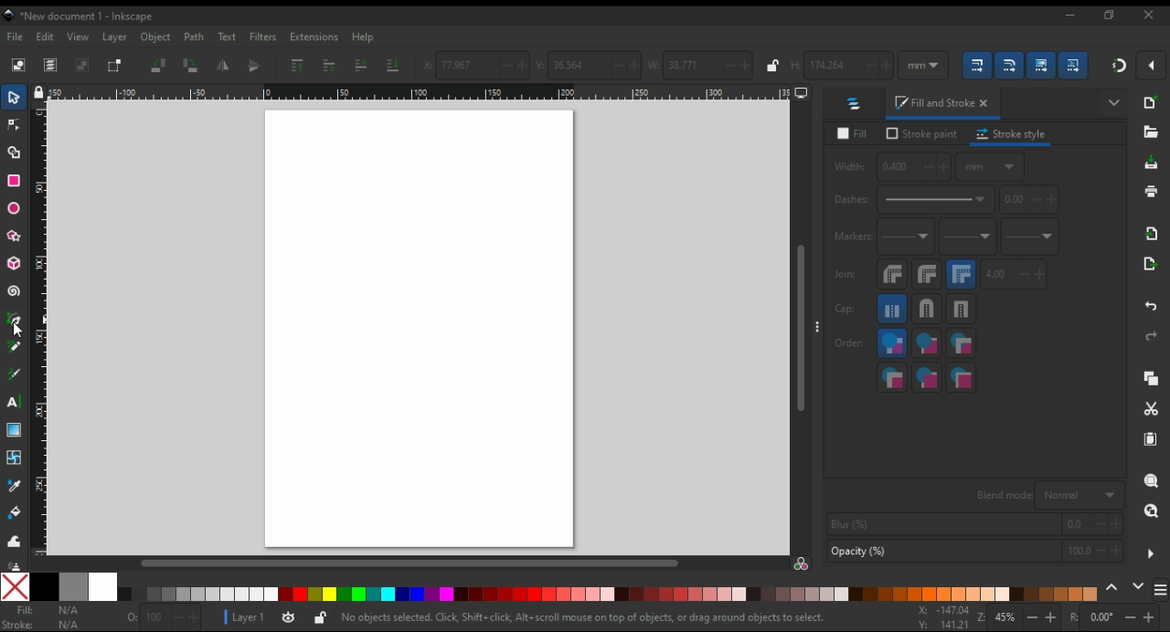 Image resolution: width=1170 pixels, height=632 pixels. Describe the element at coordinates (892, 377) in the screenshot. I see `markers, fills, stroke` at that location.